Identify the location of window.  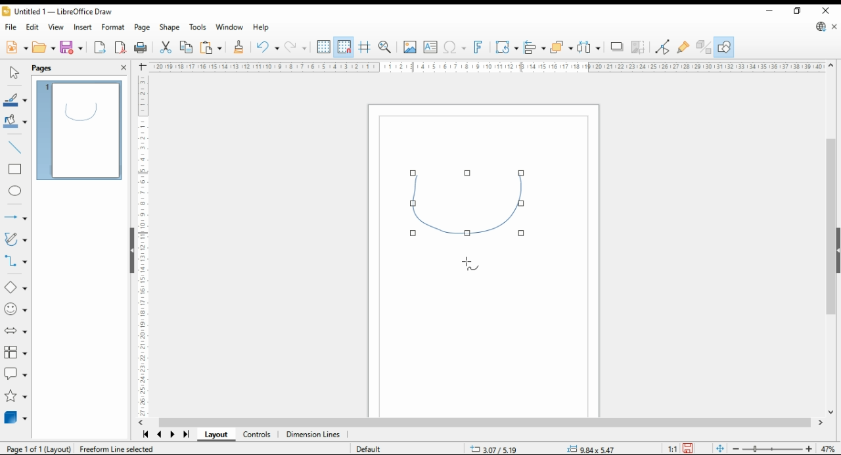
(229, 27).